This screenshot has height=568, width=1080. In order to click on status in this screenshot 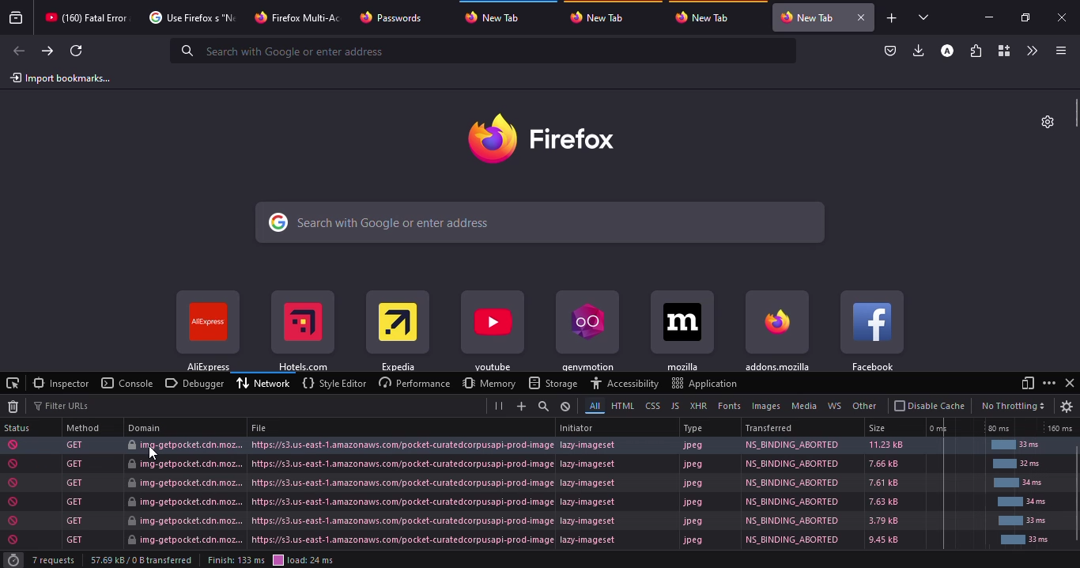, I will do `click(527, 464)`.